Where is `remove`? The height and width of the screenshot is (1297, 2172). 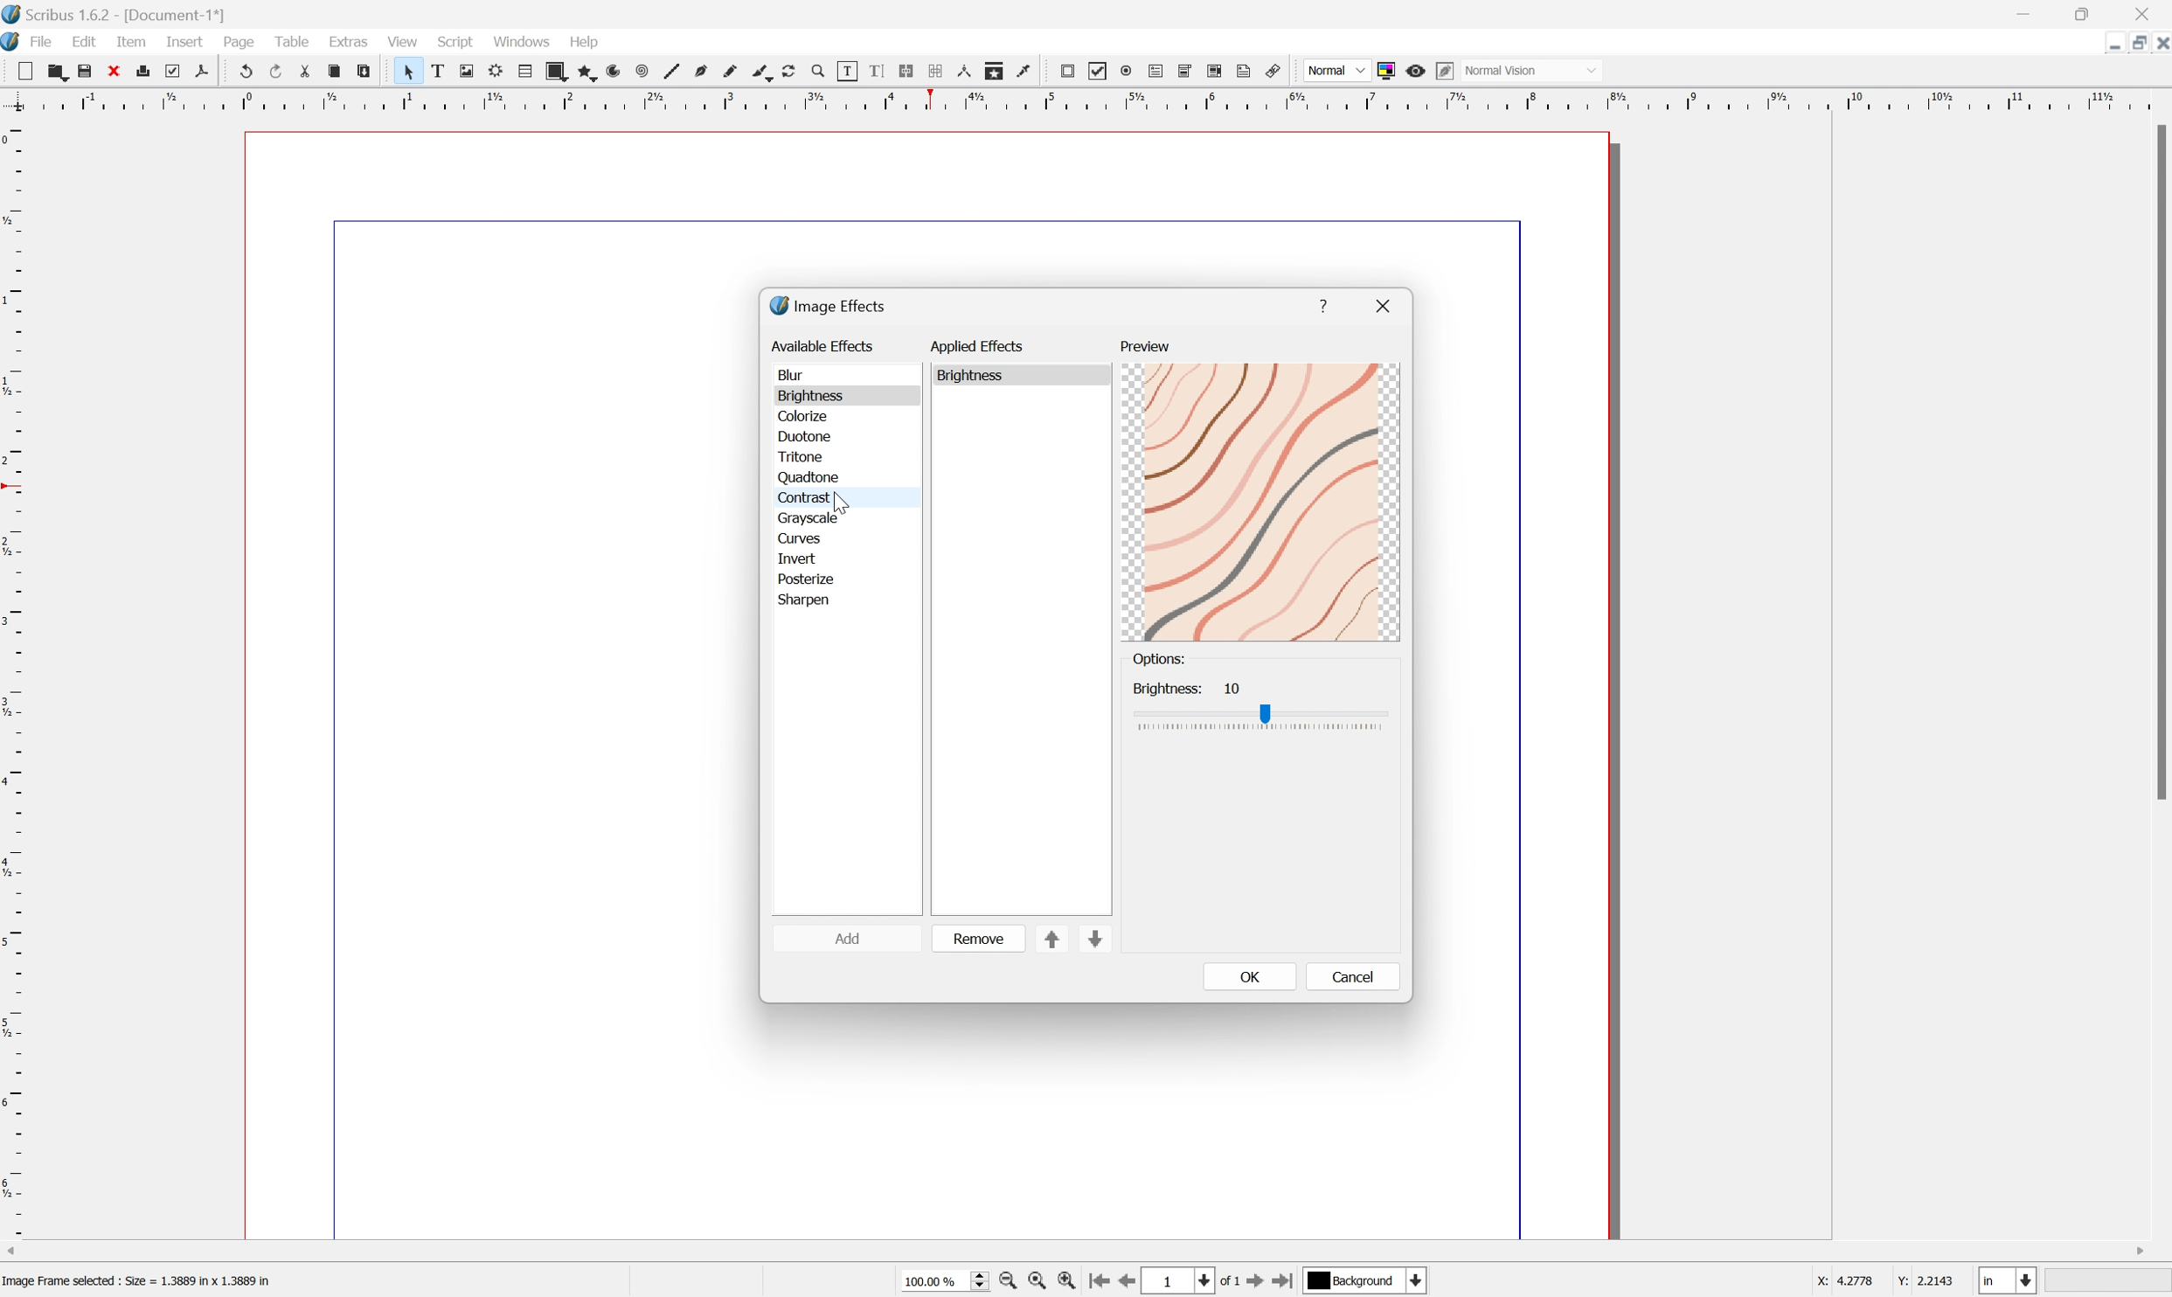
remove is located at coordinates (981, 938).